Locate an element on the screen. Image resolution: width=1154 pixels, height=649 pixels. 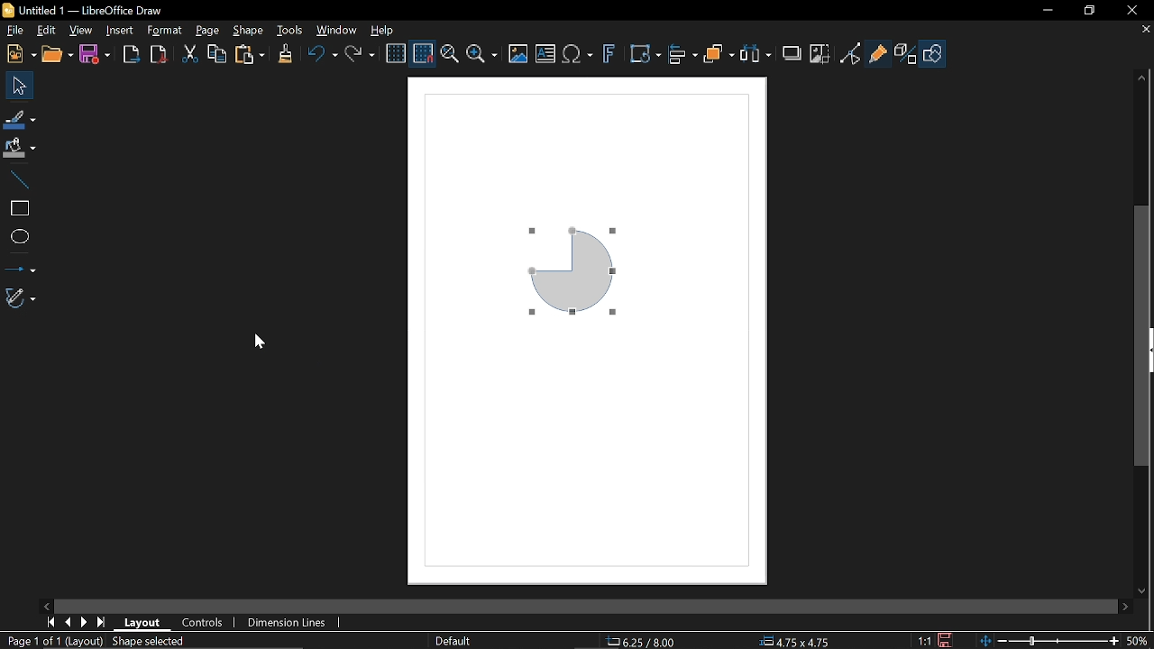
cursor is located at coordinates (270, 339).